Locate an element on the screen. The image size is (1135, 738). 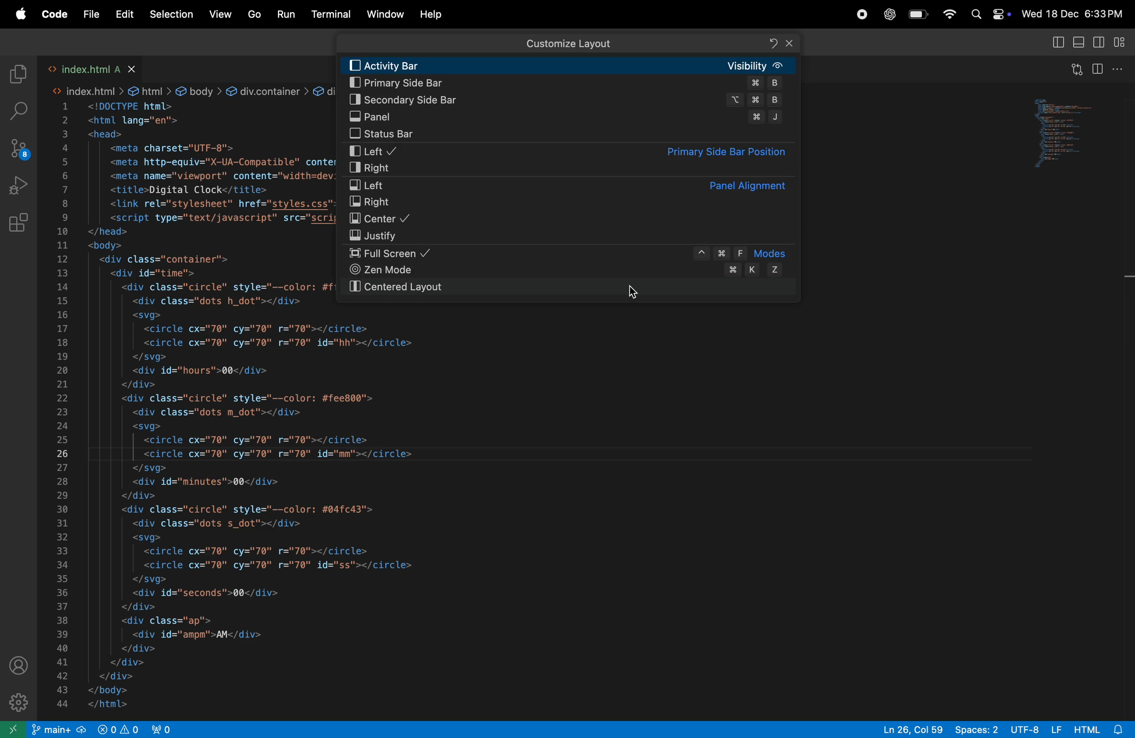
Help is located at coordinates (429, 15).